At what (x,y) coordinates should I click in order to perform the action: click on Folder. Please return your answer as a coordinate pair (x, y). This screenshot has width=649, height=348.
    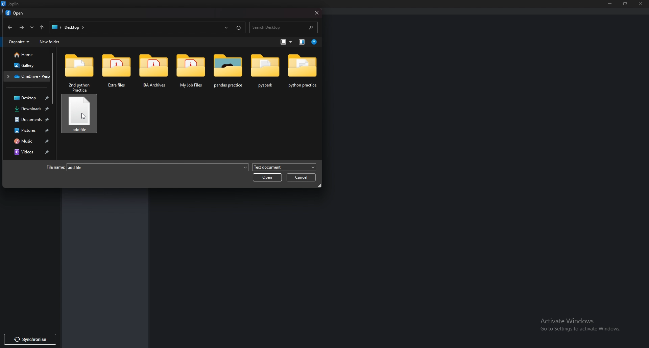
    Looking at the image, I should click on (302, 72).